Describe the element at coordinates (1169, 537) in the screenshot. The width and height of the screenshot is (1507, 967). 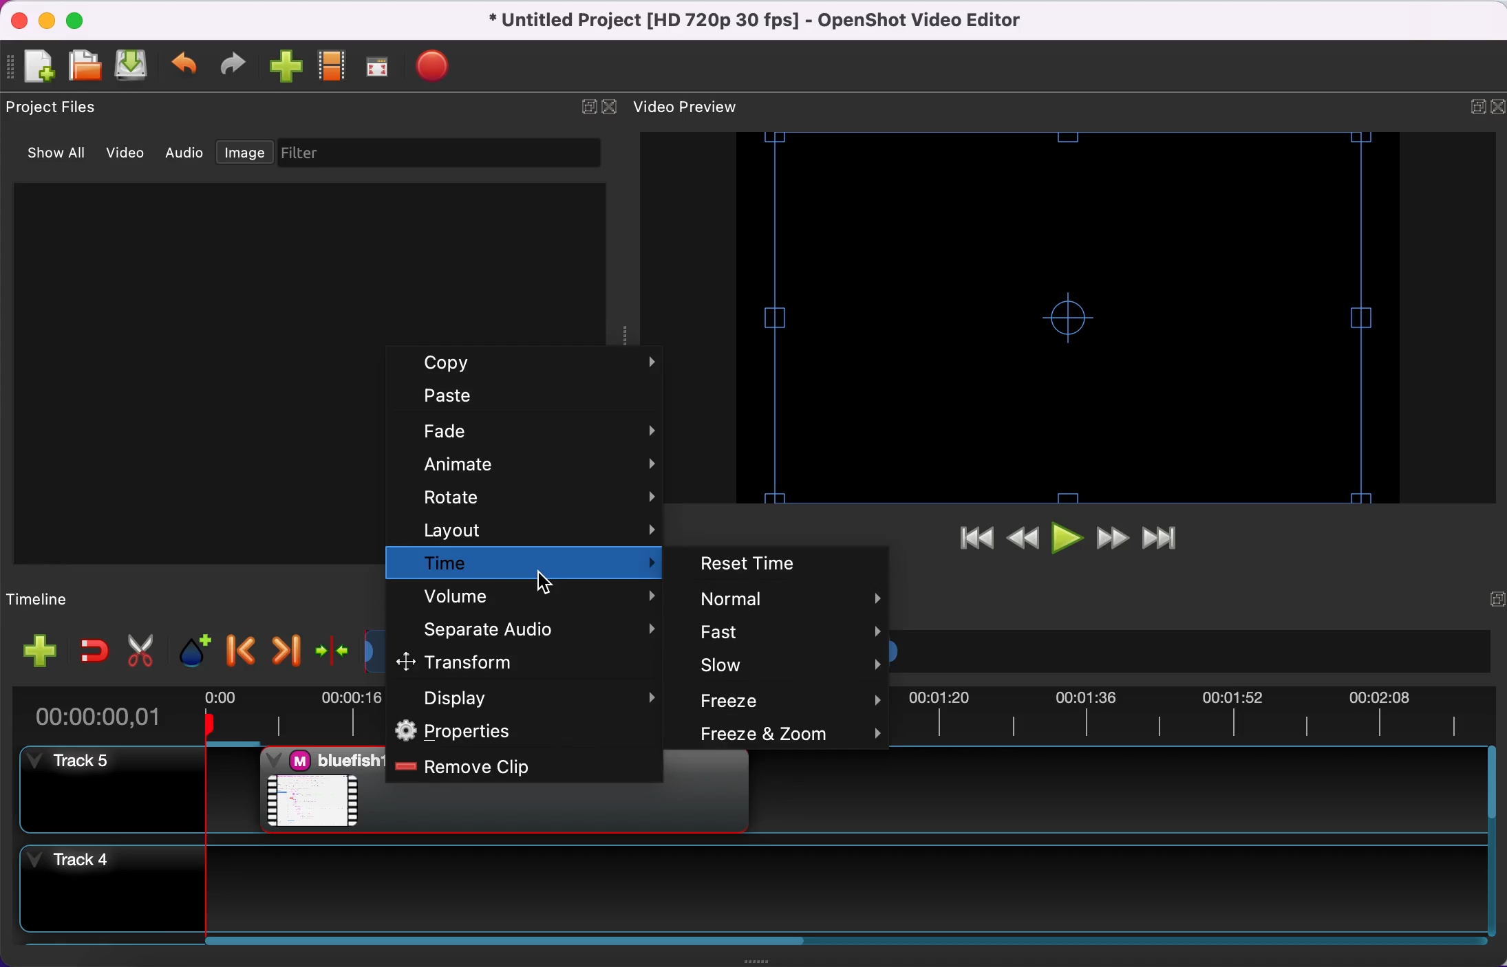
I see `jump to end` at that location.